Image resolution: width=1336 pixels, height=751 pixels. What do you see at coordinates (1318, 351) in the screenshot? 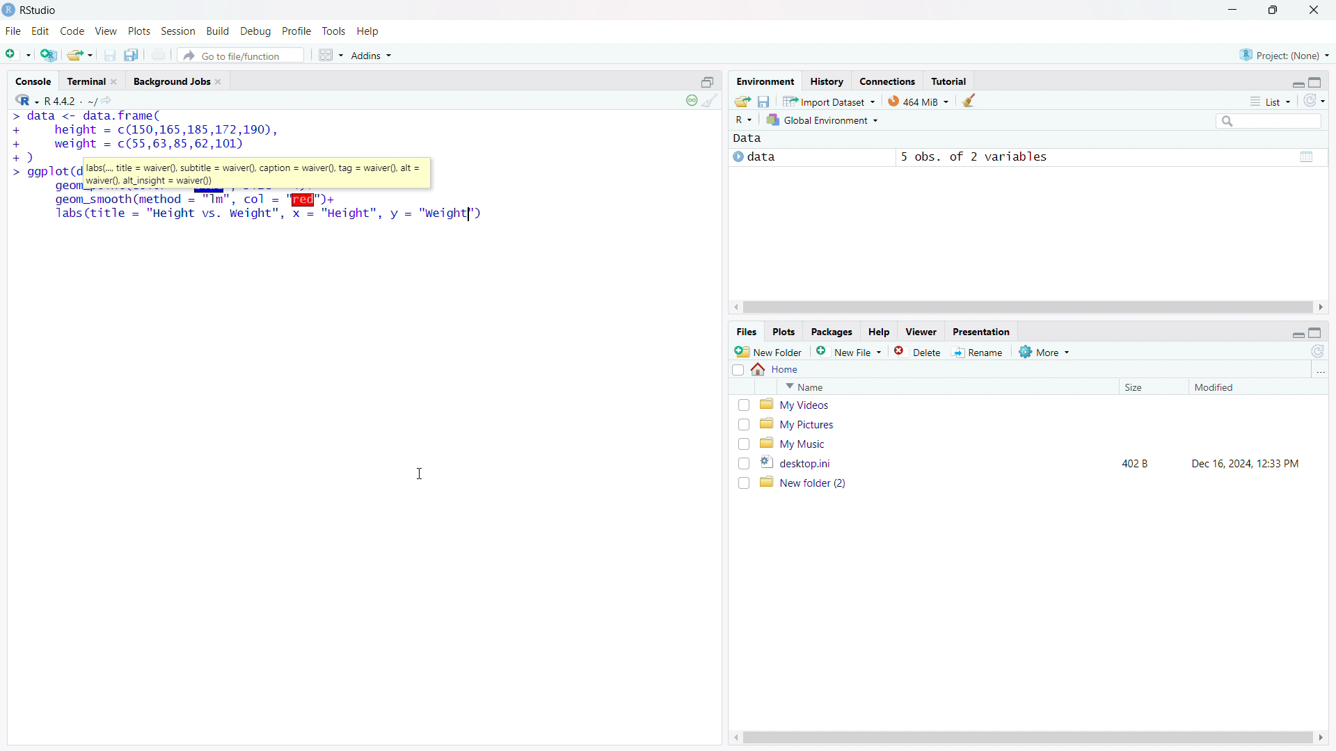
I see `refresh` at bounding box center [1318, 351].